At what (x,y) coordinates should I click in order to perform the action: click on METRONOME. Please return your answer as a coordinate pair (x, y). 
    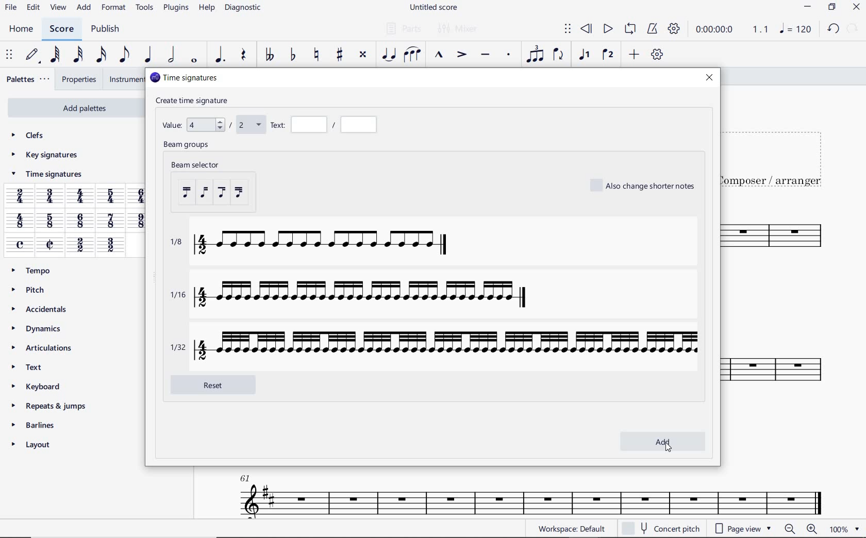
    Looking at the image, I should click on (652, 29).